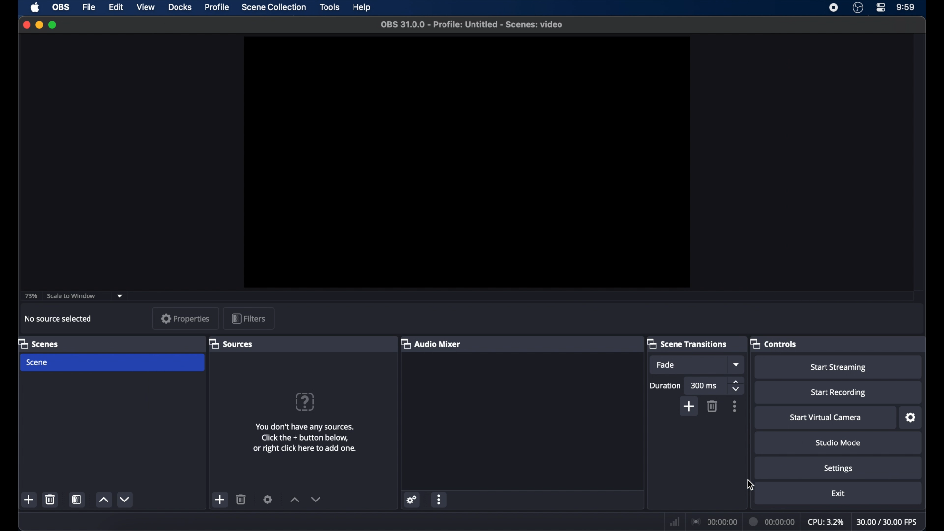  What do you see at coordinates (120, 295) in the screenshot?
I see `dropdown` at bounding box center [120, 295].